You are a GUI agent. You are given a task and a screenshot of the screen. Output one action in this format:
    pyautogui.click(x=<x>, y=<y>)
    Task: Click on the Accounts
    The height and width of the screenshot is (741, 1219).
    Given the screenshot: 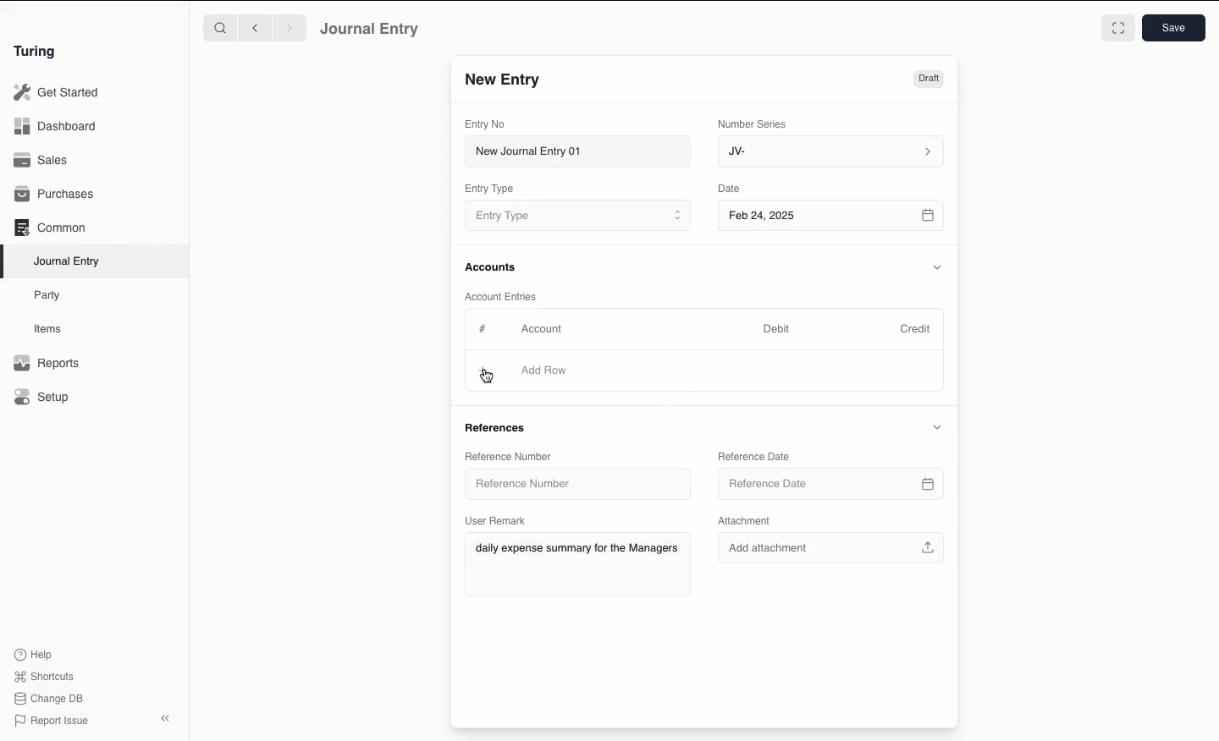 What is the action you would take?
    pyautogui.click(x=492, y=267)
    